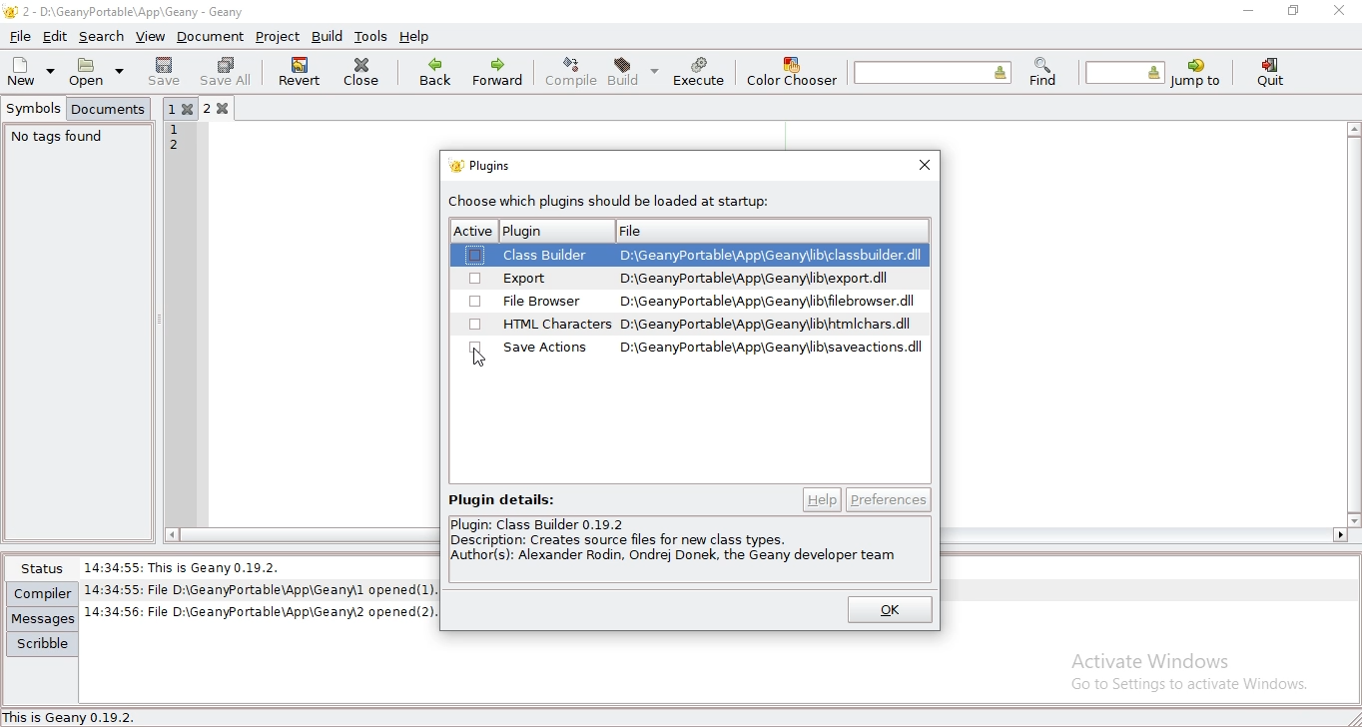 This screenshot has width=1362, height=727. Describe the element at coordinates (615, 203) in the screenshot. I see `choose which plugin should be loaded at startup.` at that location.